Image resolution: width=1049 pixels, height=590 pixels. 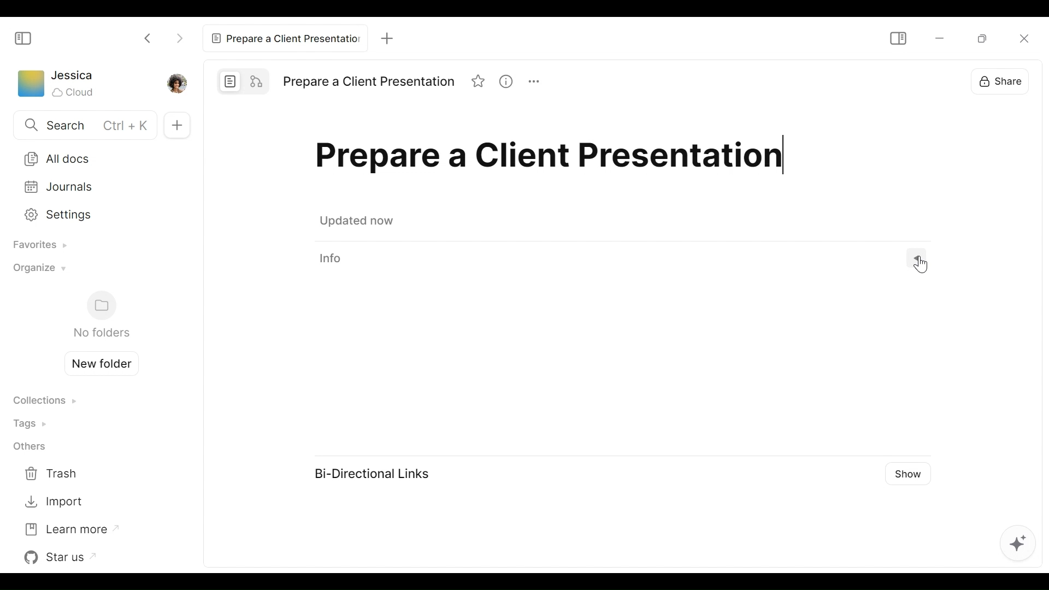 I want to click on View Information, so click(x=510, y=82).